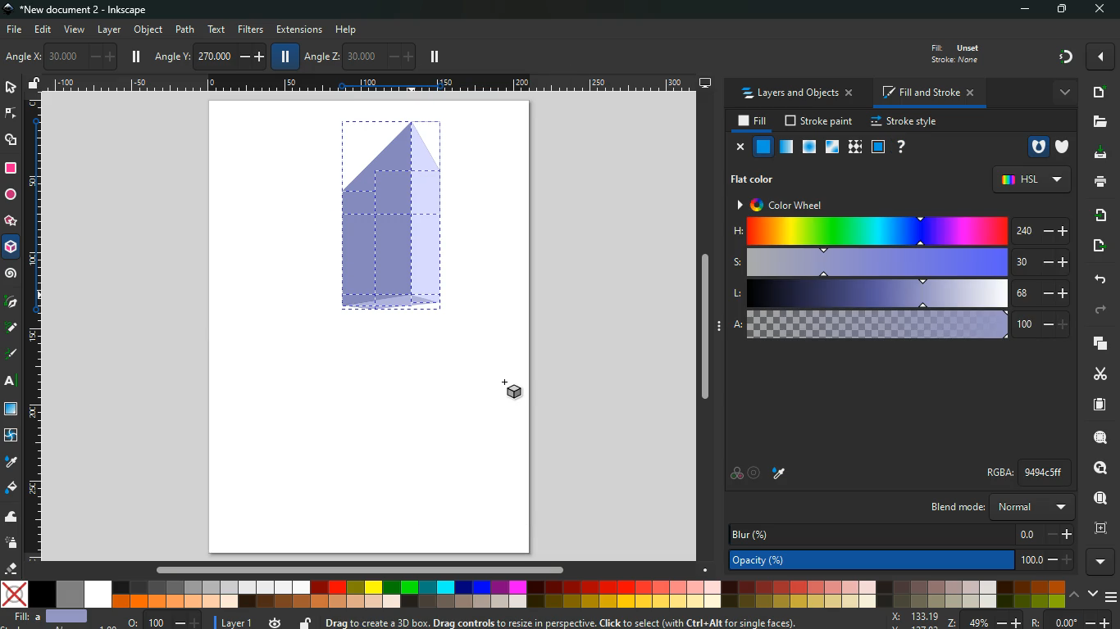 This screenshot has width=1120, height=629. Describe the element at coordinates (1031, 179) in the screenshot. I see `hsl` at that location.